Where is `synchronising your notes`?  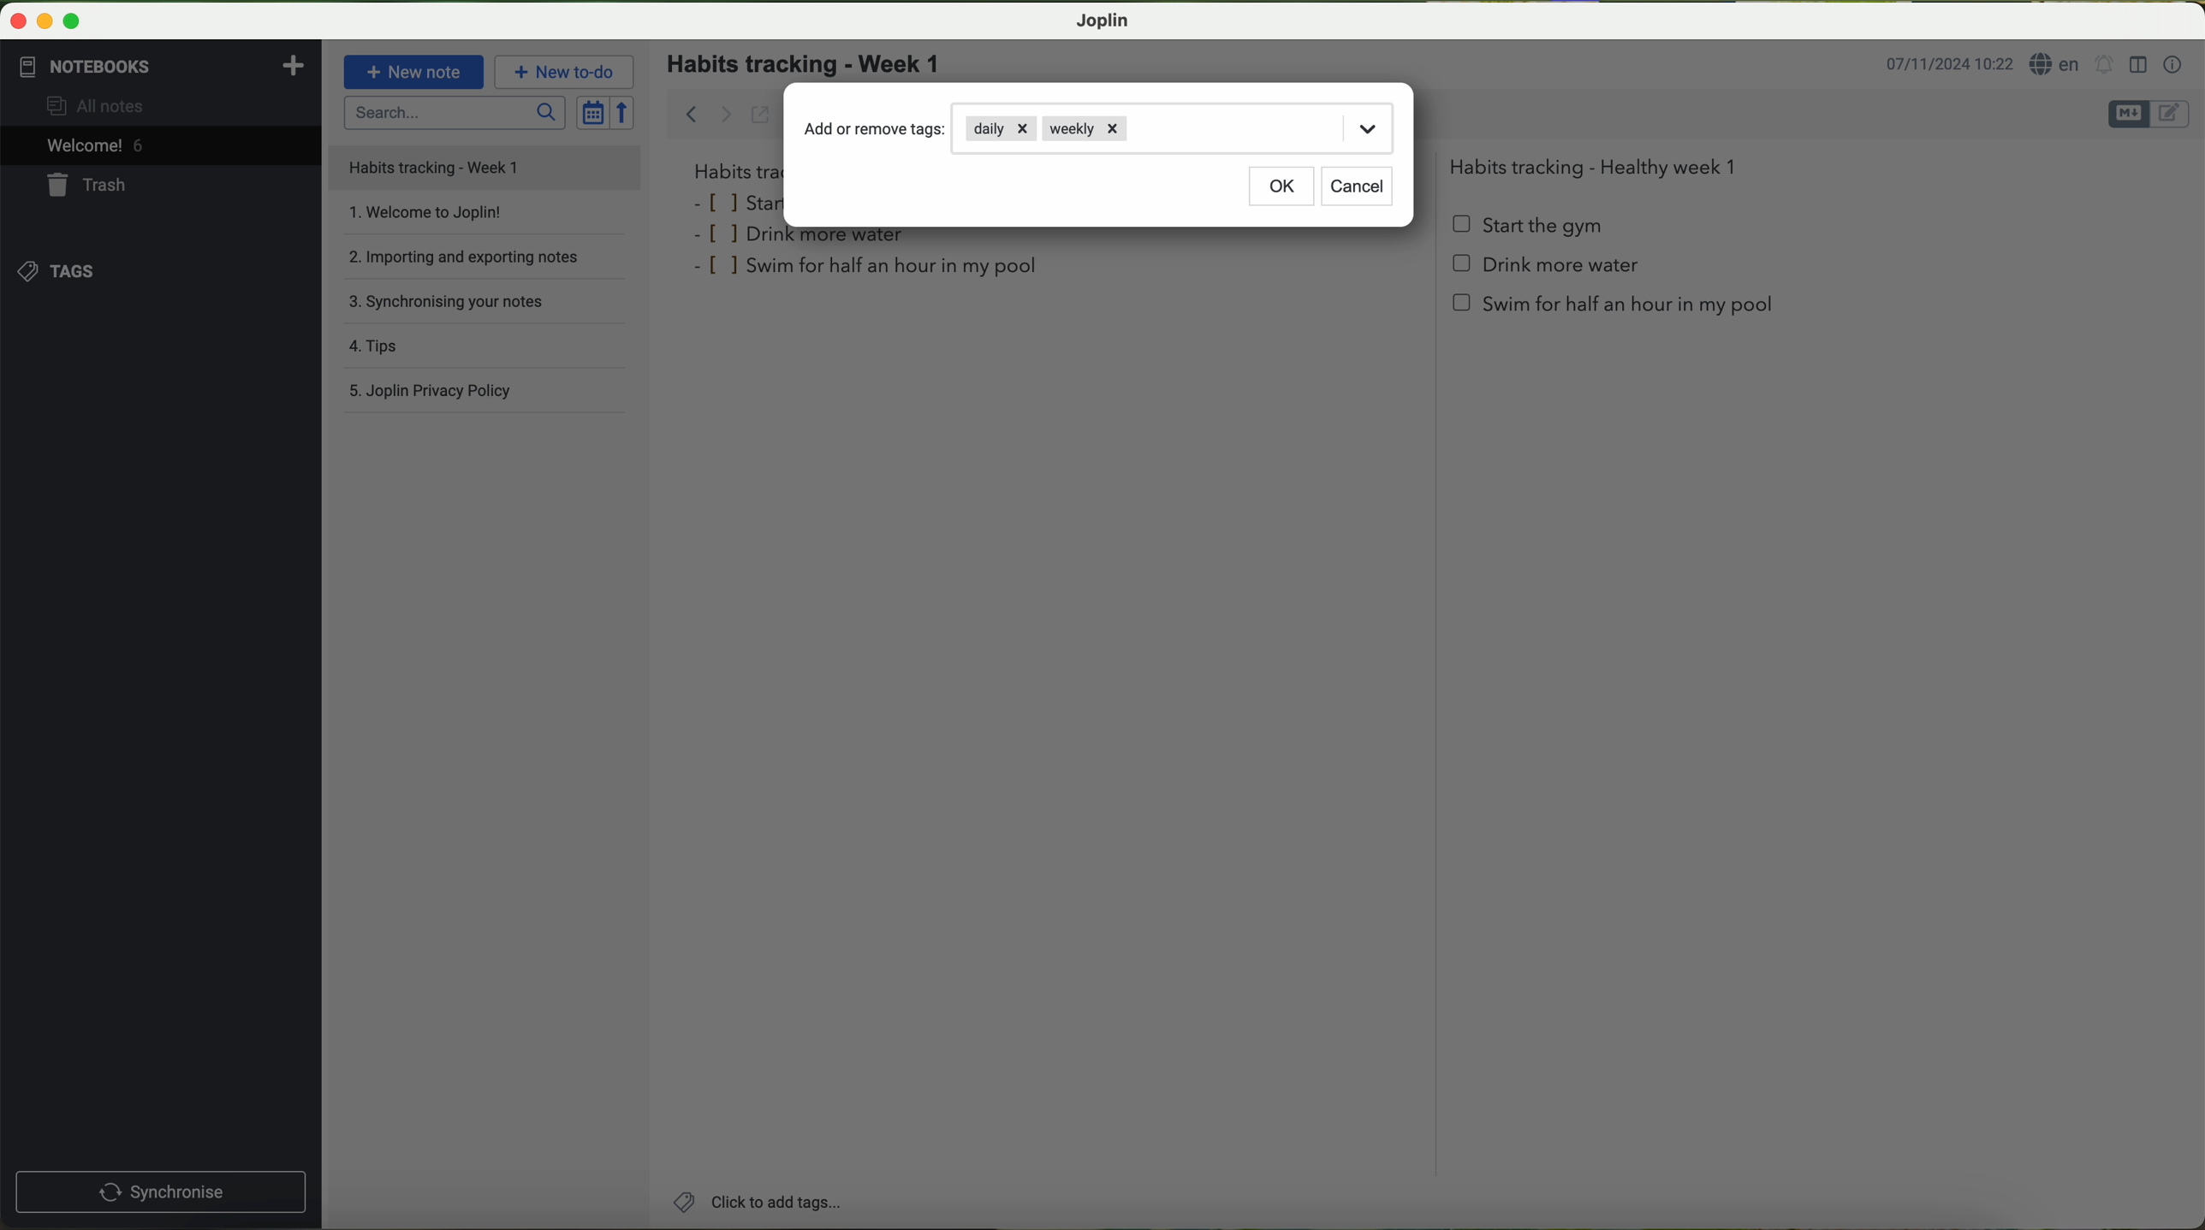 synchronising your notes is located at coordinates (491, 307).